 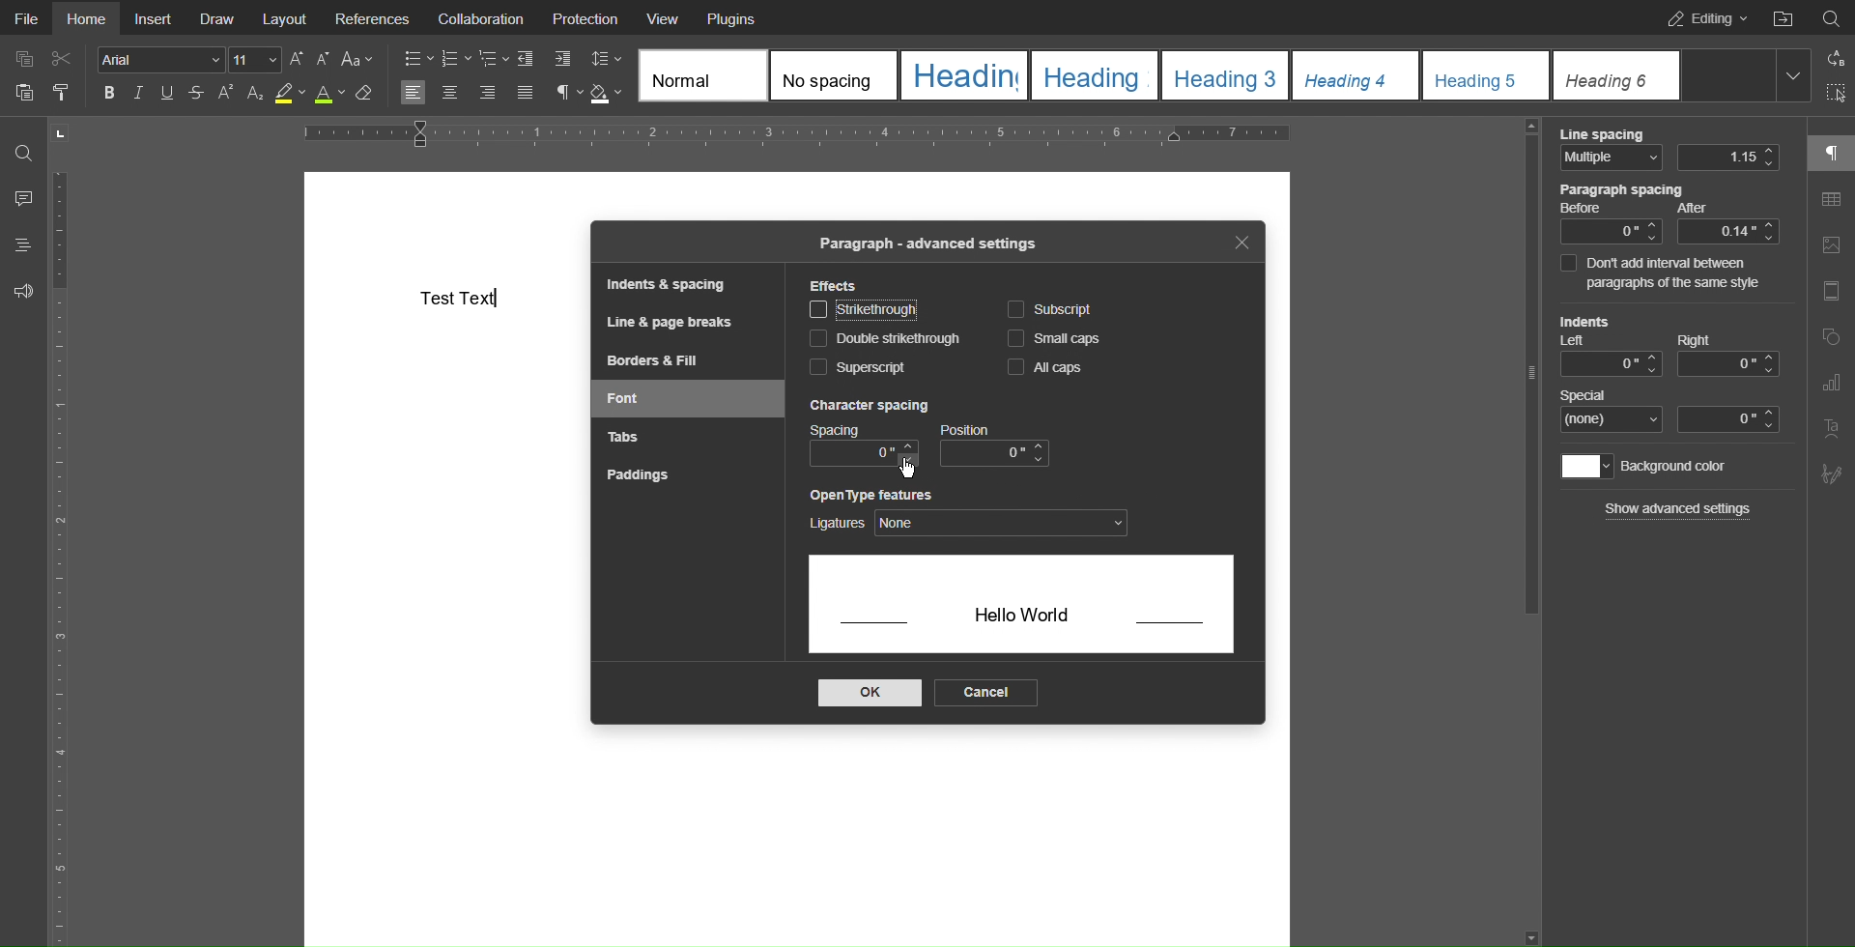 What do you see at coordinates (1647, 467) in the screenshot?
I see `Background` at bounding box center [1647, 467].